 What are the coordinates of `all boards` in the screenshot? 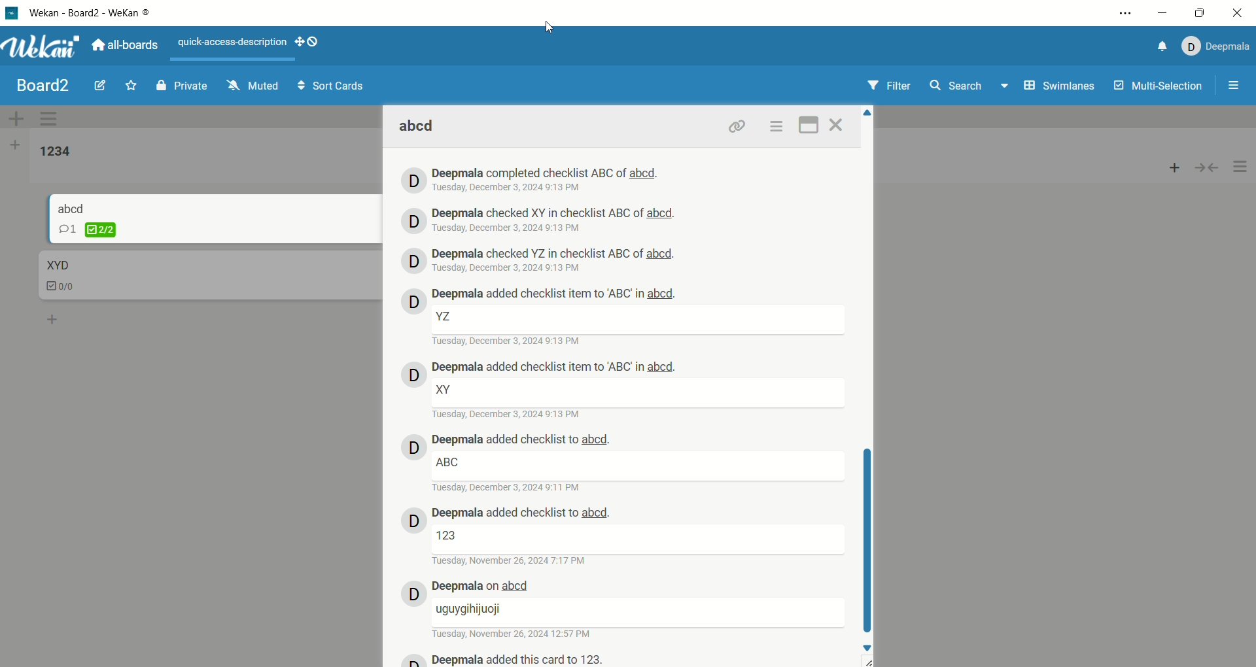 It's located at (125, 44).